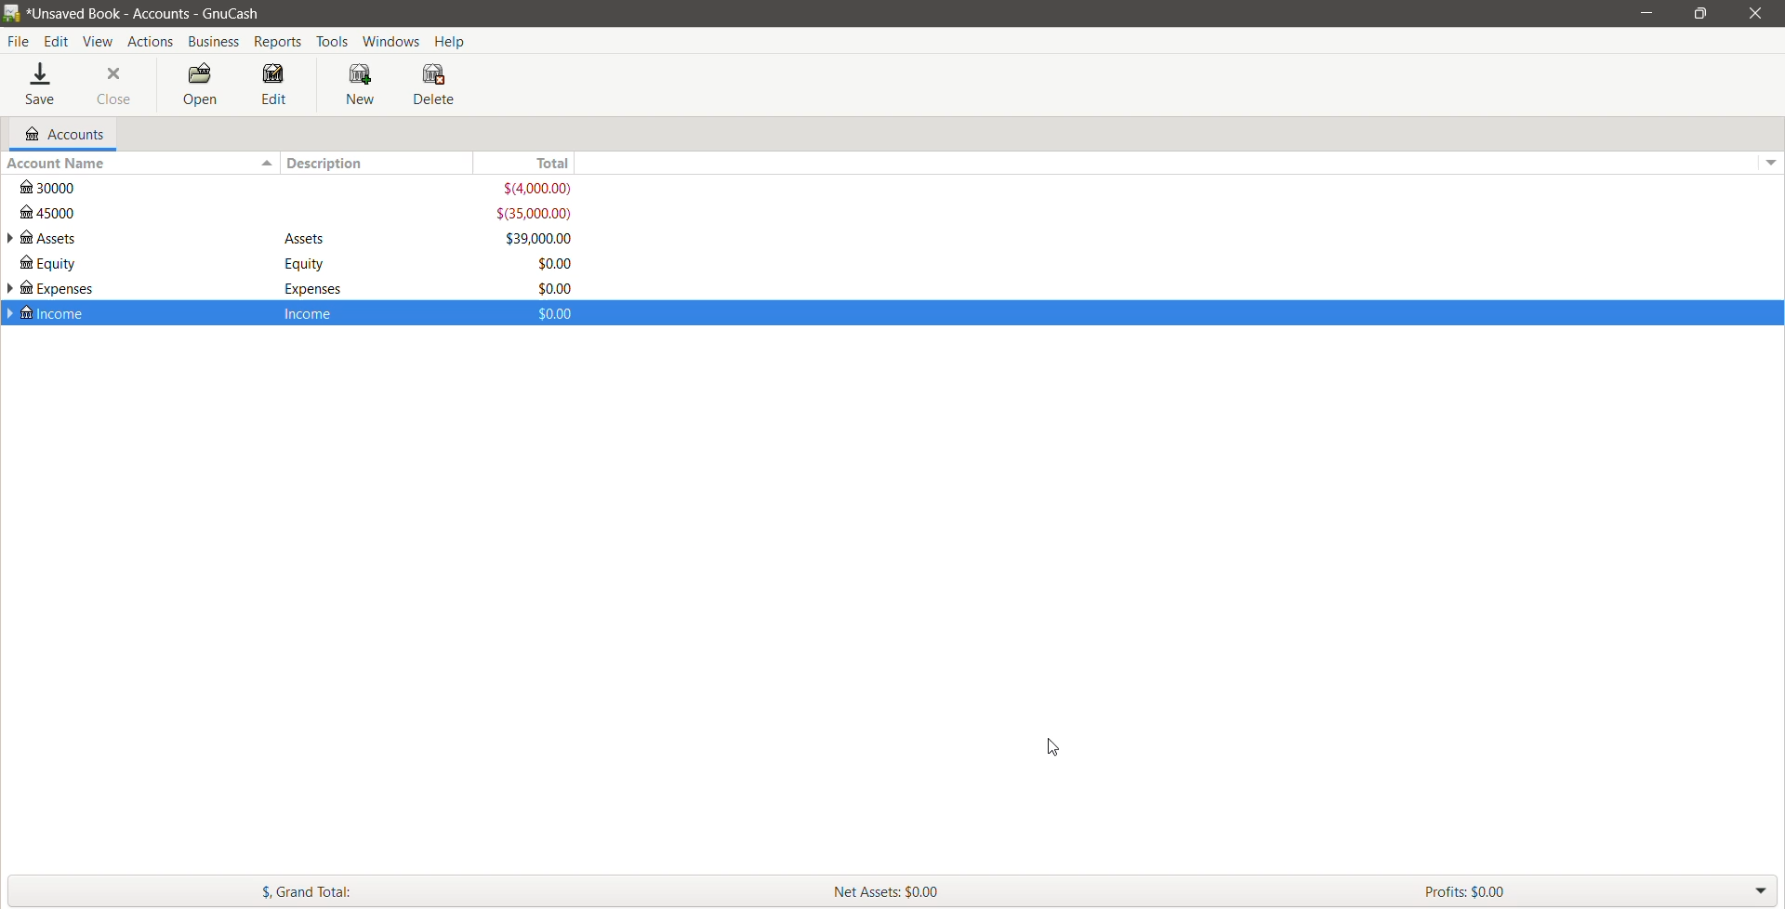  What do you see at coordinates (280, 42) in the screenshot?
I see `Reports` at bounding box center [280, 42].